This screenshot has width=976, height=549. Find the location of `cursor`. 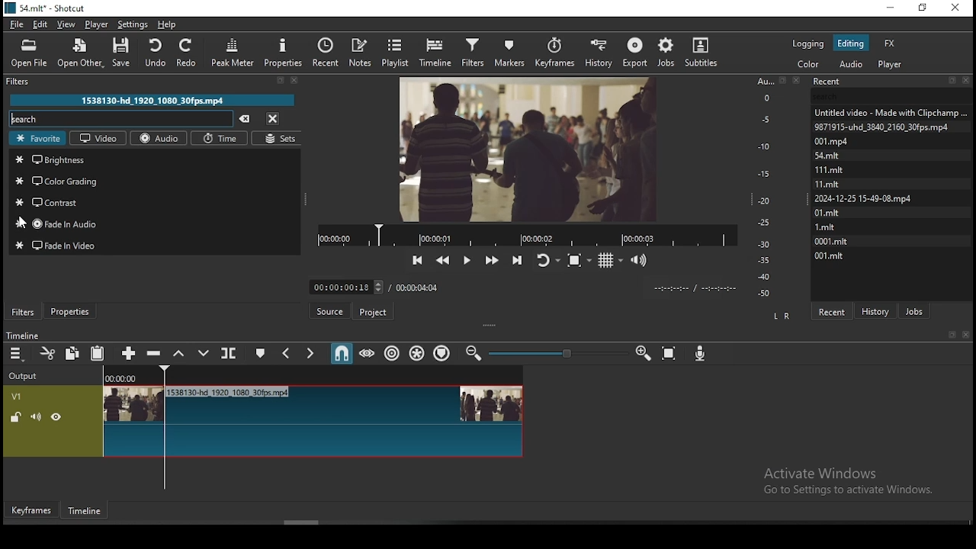

cursor is located at coordinates (24, 223).